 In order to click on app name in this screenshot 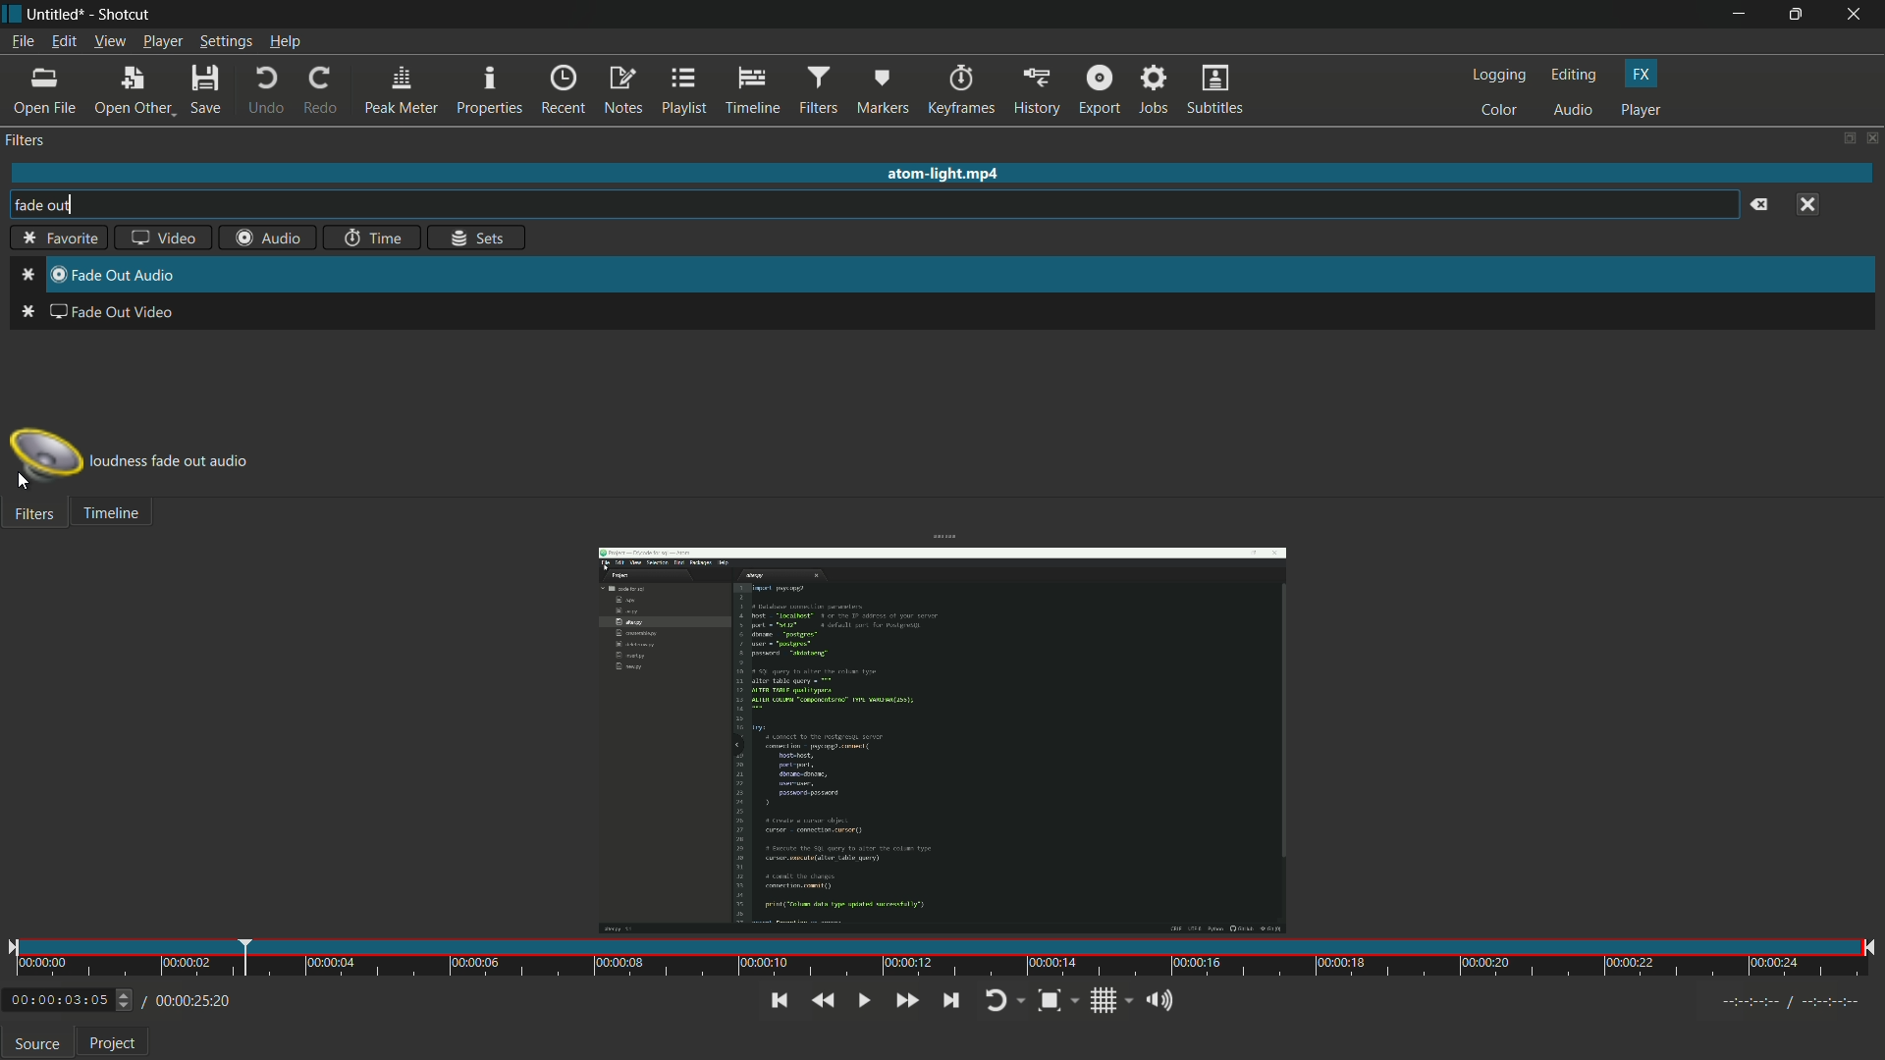, I will do `click(127, 15)`.